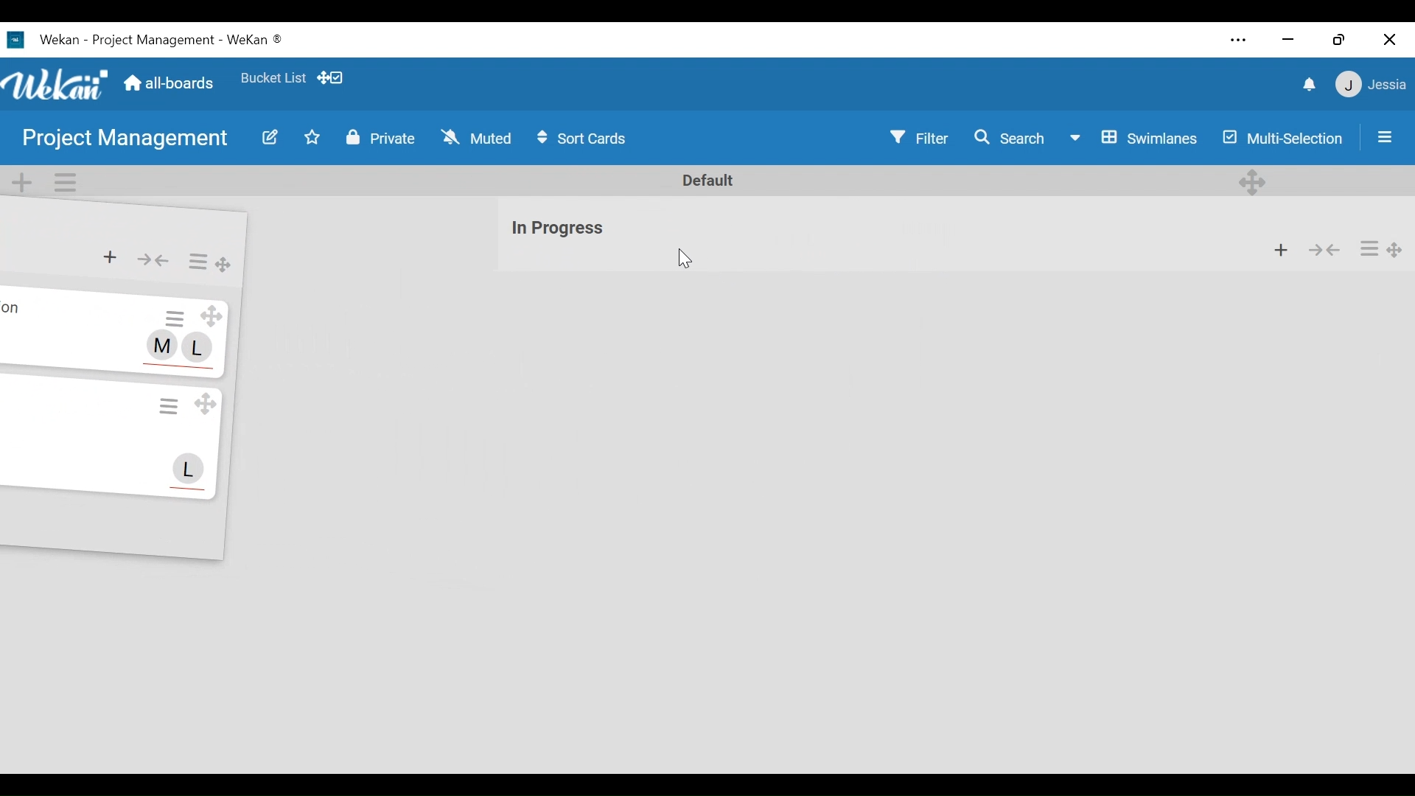 This screenshot has width=1415, height=796. I want to click on Card Actions, so click(173, 318).